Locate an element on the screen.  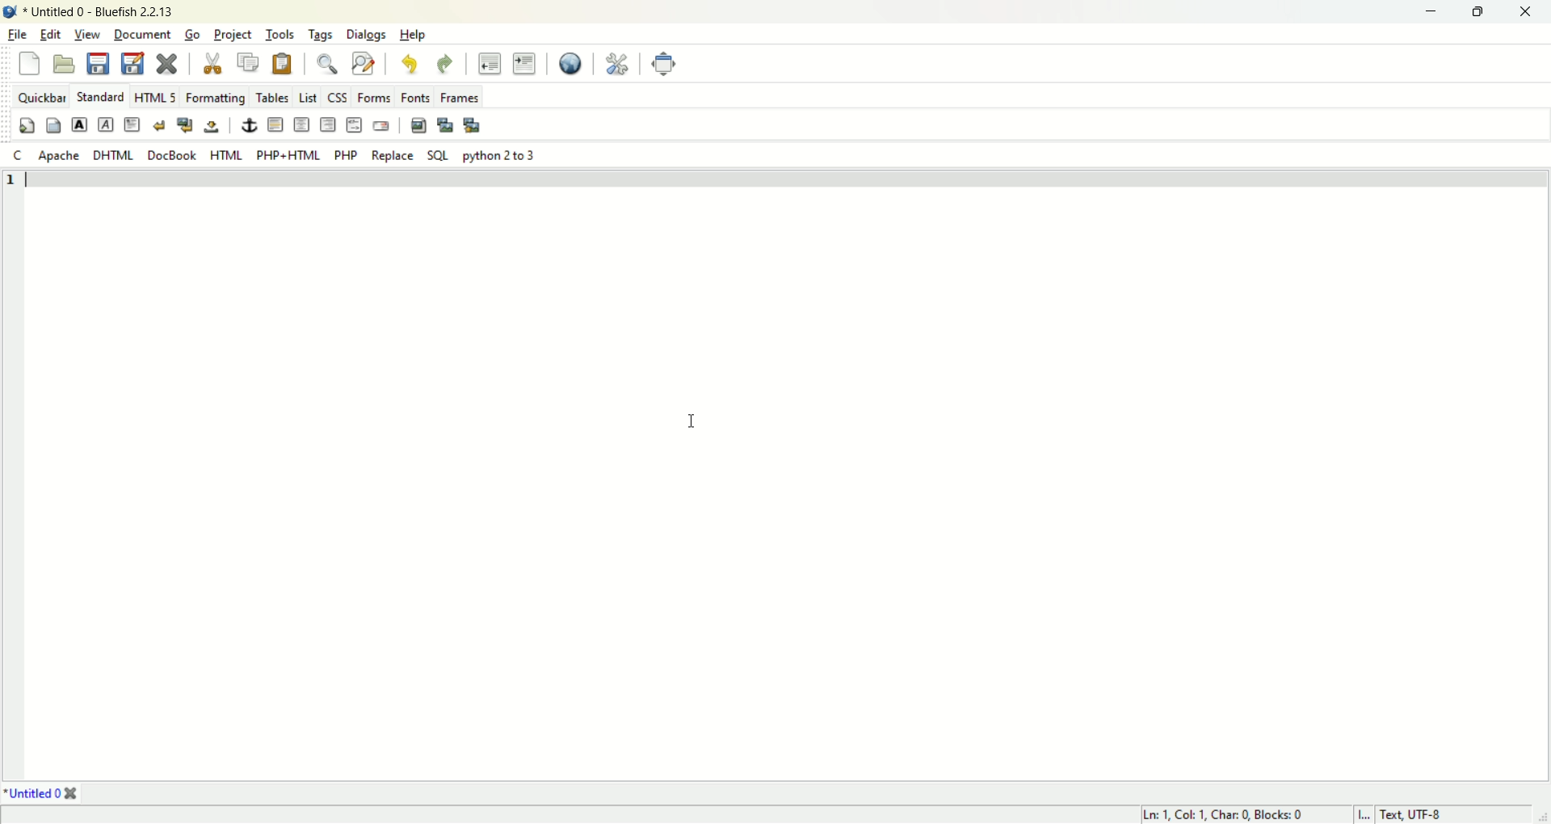
document is located at coordinates (142, 35).